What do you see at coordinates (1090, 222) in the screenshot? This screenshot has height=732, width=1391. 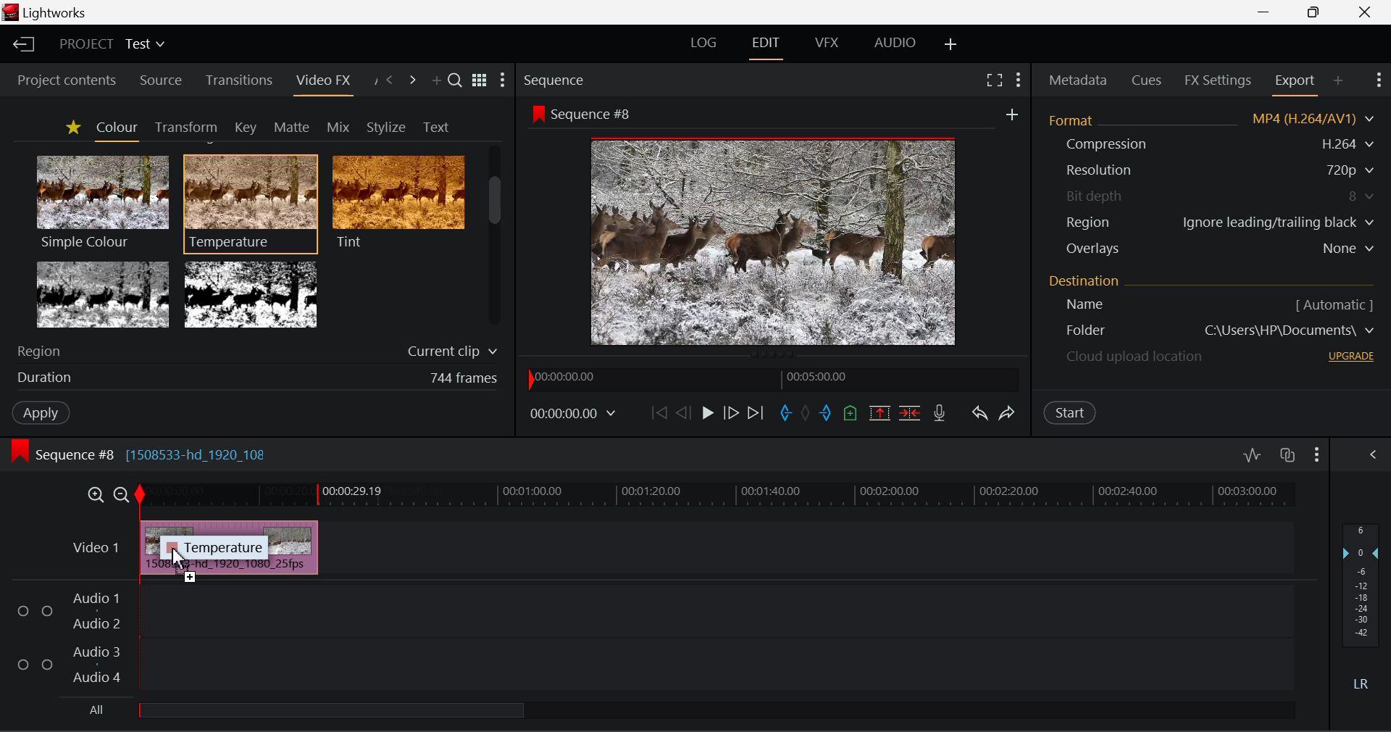 I see `Region` at bounding box center [1090, 222].